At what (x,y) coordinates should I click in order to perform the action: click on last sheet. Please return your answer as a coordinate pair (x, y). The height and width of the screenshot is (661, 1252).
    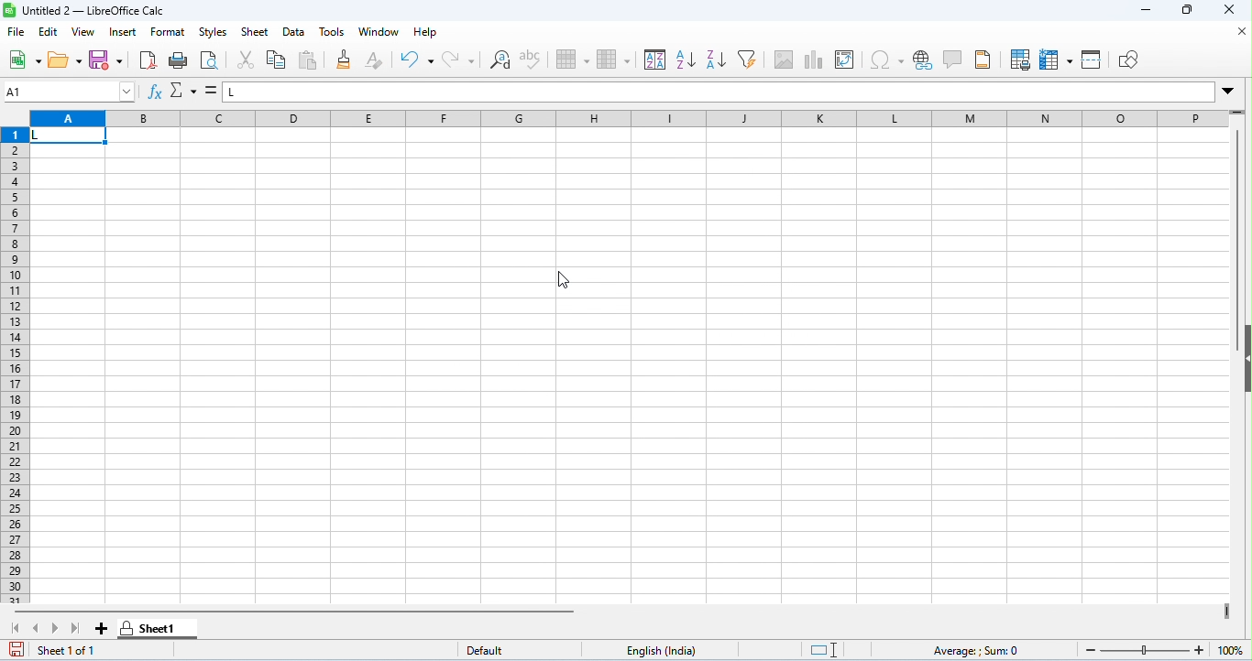
    Looking at the image, I should click on (76, 628).